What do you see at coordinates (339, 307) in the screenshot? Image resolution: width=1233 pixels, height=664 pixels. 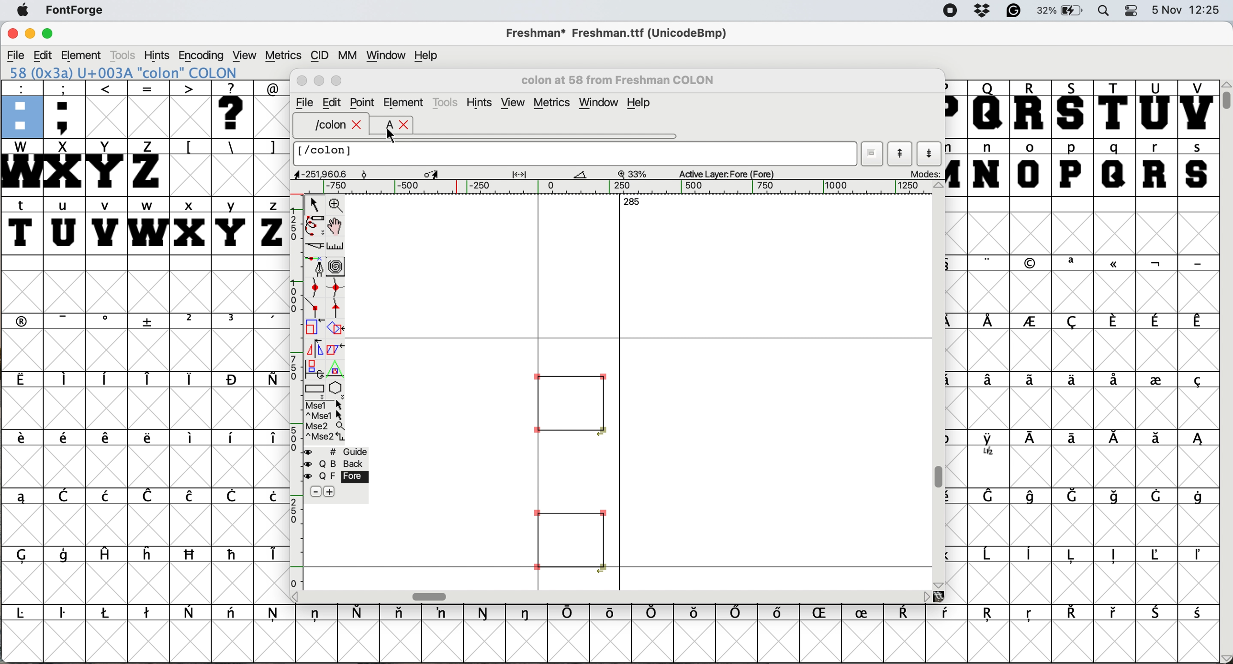 I see `add a tangent point` at bounding box center [339, 307].